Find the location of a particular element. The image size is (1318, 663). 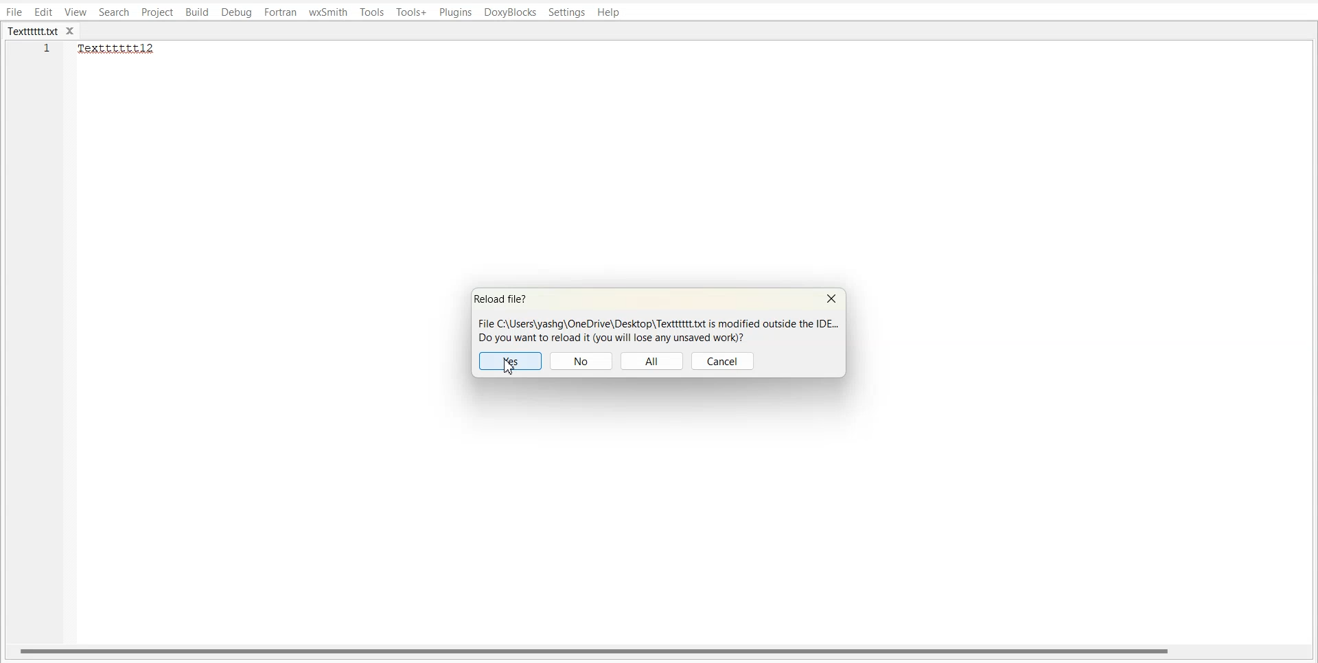

All is located at coordinates (652, 361).